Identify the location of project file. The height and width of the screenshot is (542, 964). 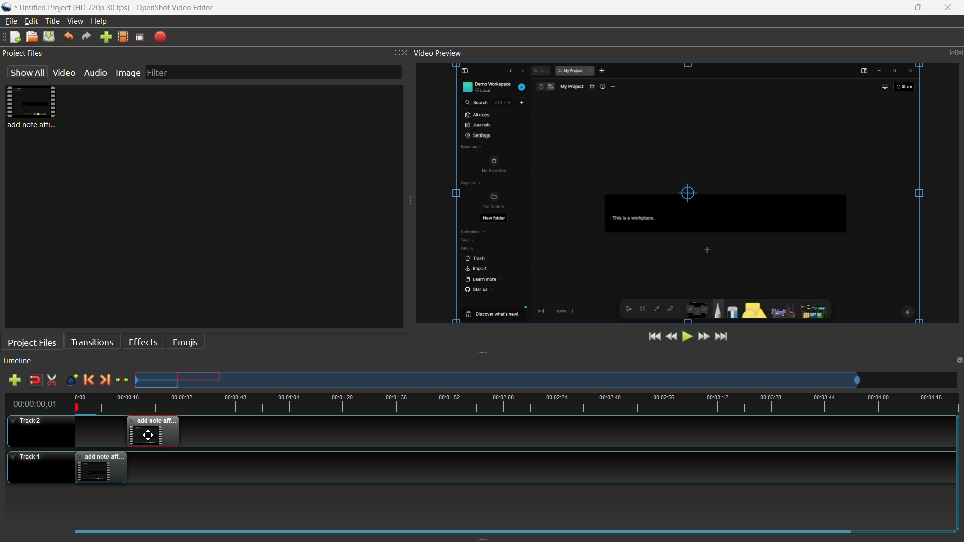
(32, 108).